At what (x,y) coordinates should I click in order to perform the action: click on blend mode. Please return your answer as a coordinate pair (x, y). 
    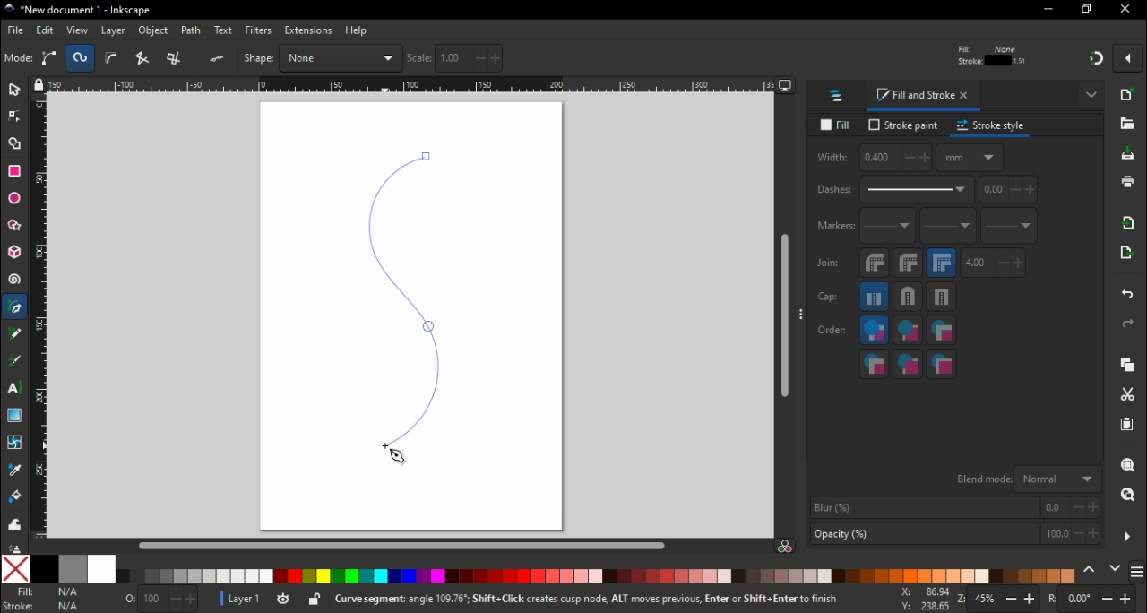
    Looking at the image, I should click on (1027, 479).